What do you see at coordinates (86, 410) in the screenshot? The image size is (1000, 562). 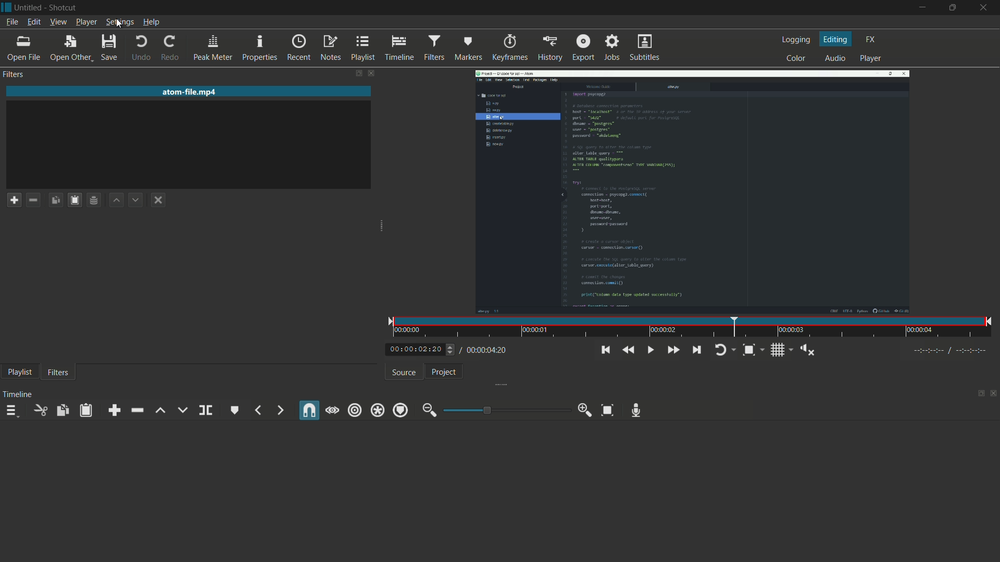 I see `paste filters` at bounding box center [86, 410].